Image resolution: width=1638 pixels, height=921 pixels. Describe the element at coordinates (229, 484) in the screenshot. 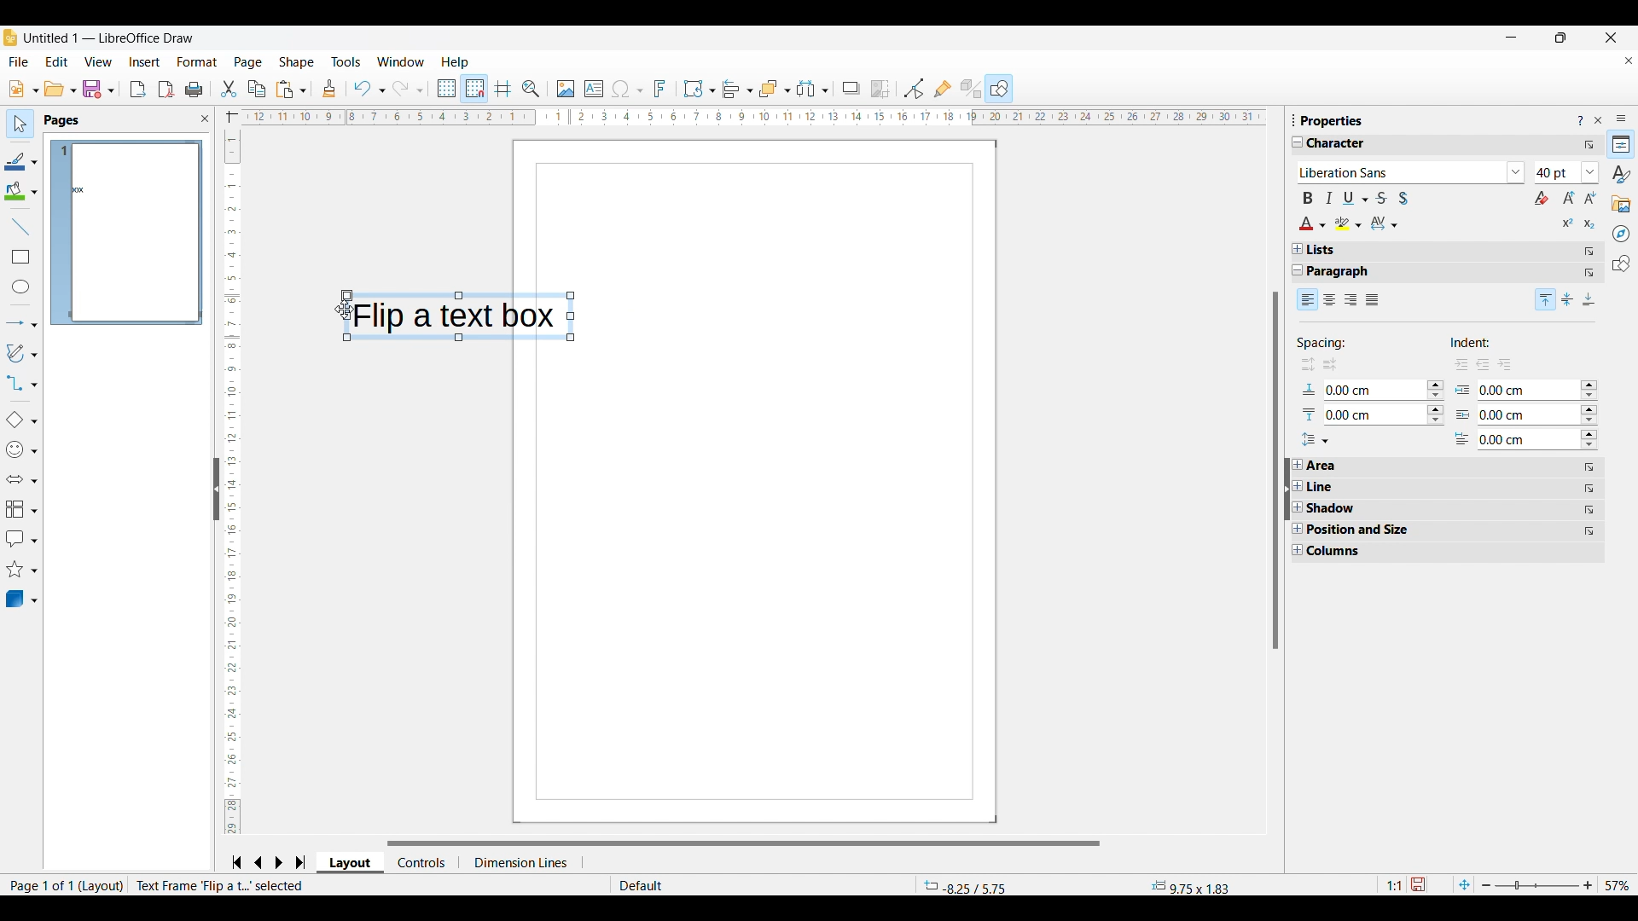

I see `Vertical slide bar` at that location.